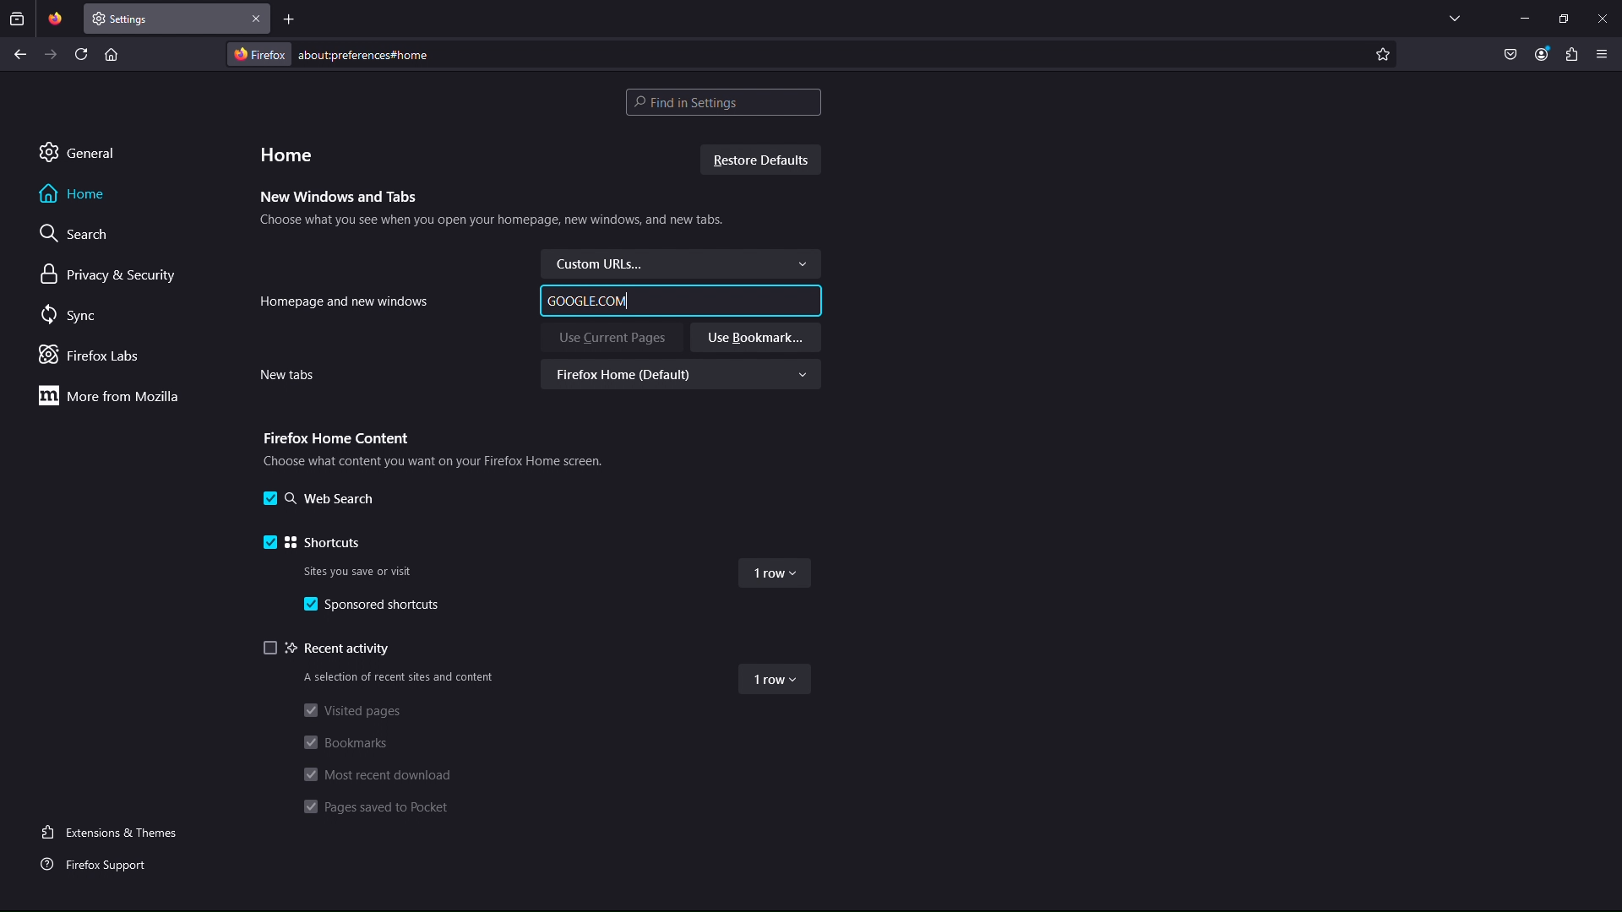  I want to click on Minimize, so click(1524, 18).